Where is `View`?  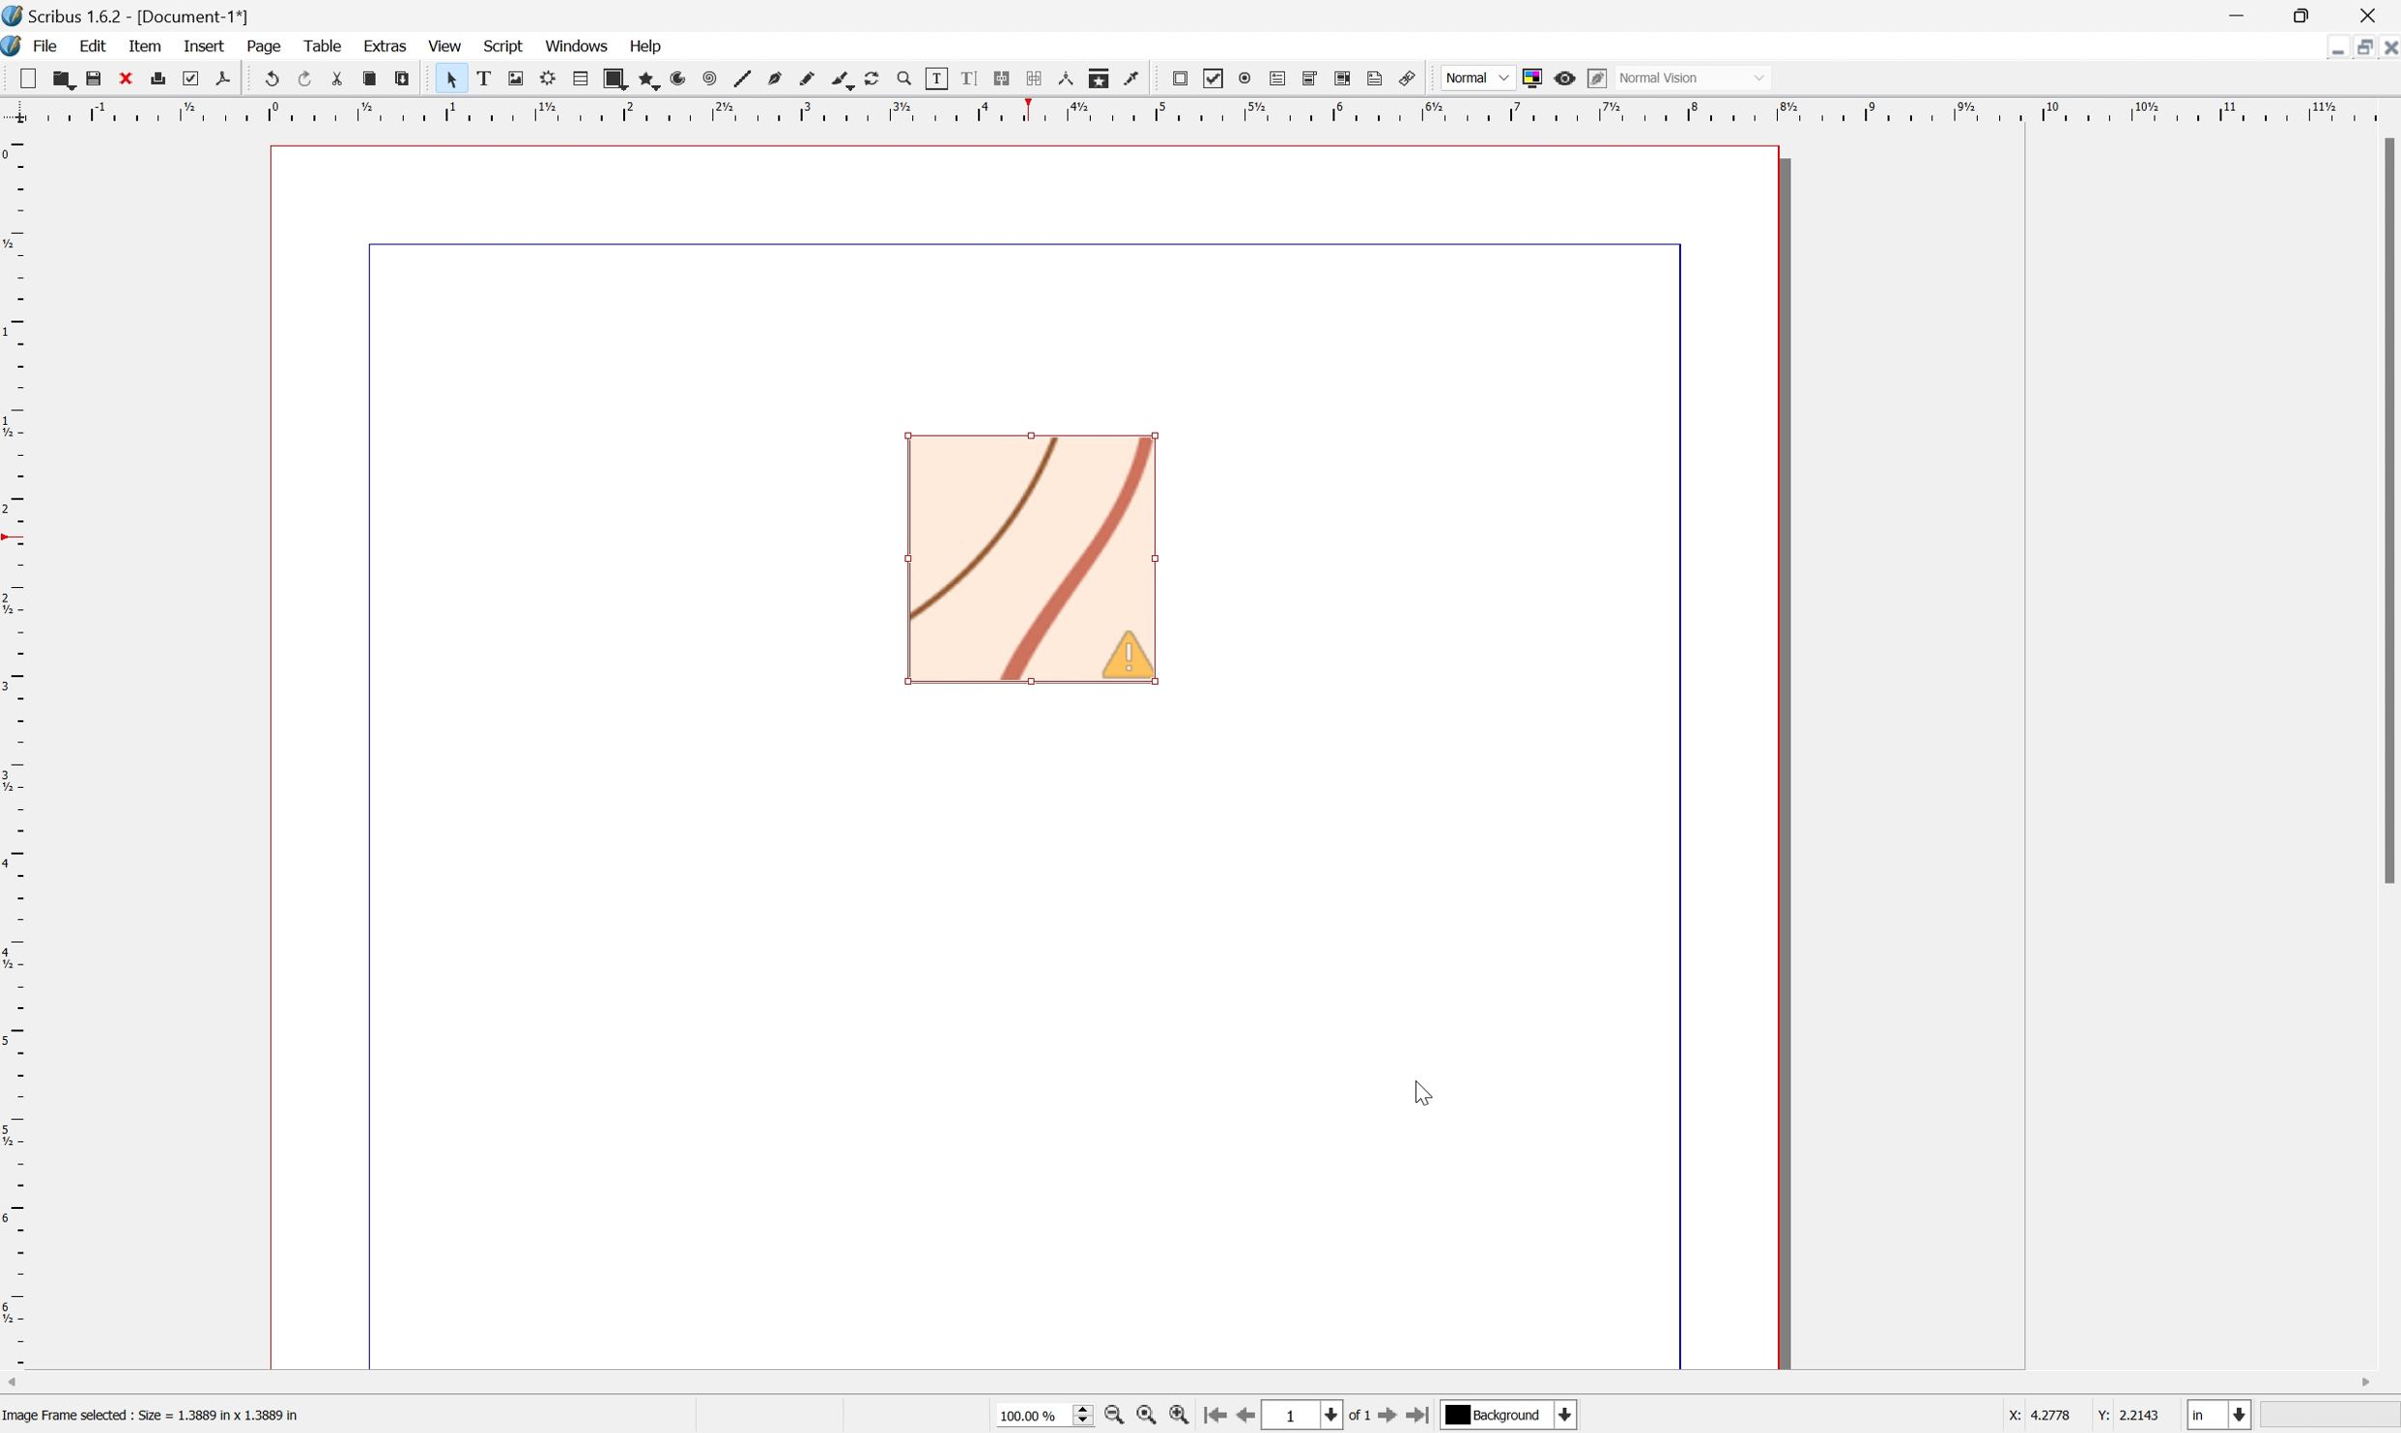
View is located at coordinates (445, 45).